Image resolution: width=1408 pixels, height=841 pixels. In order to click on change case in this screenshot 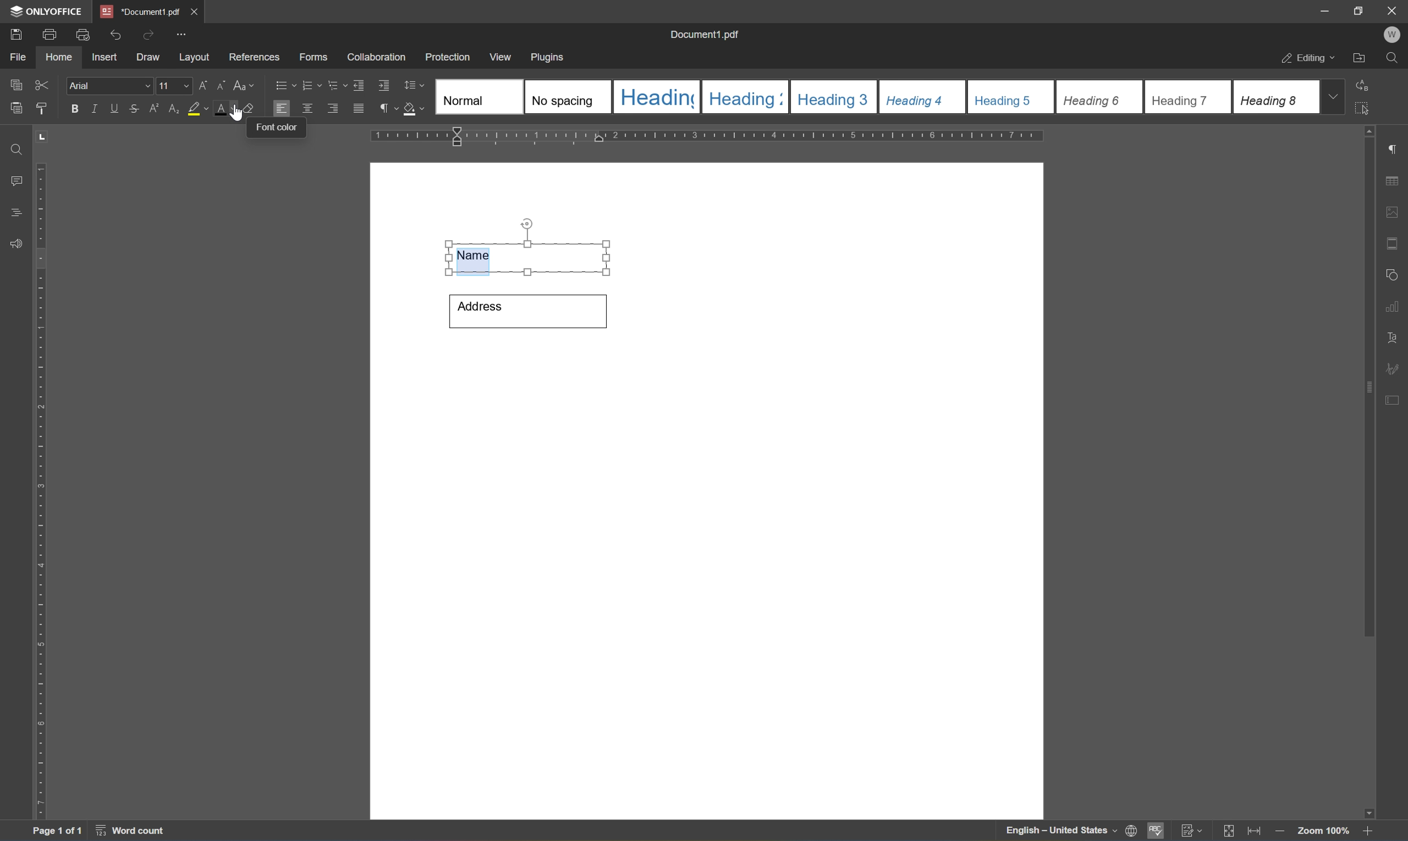, I will do `click(246, 87)`.